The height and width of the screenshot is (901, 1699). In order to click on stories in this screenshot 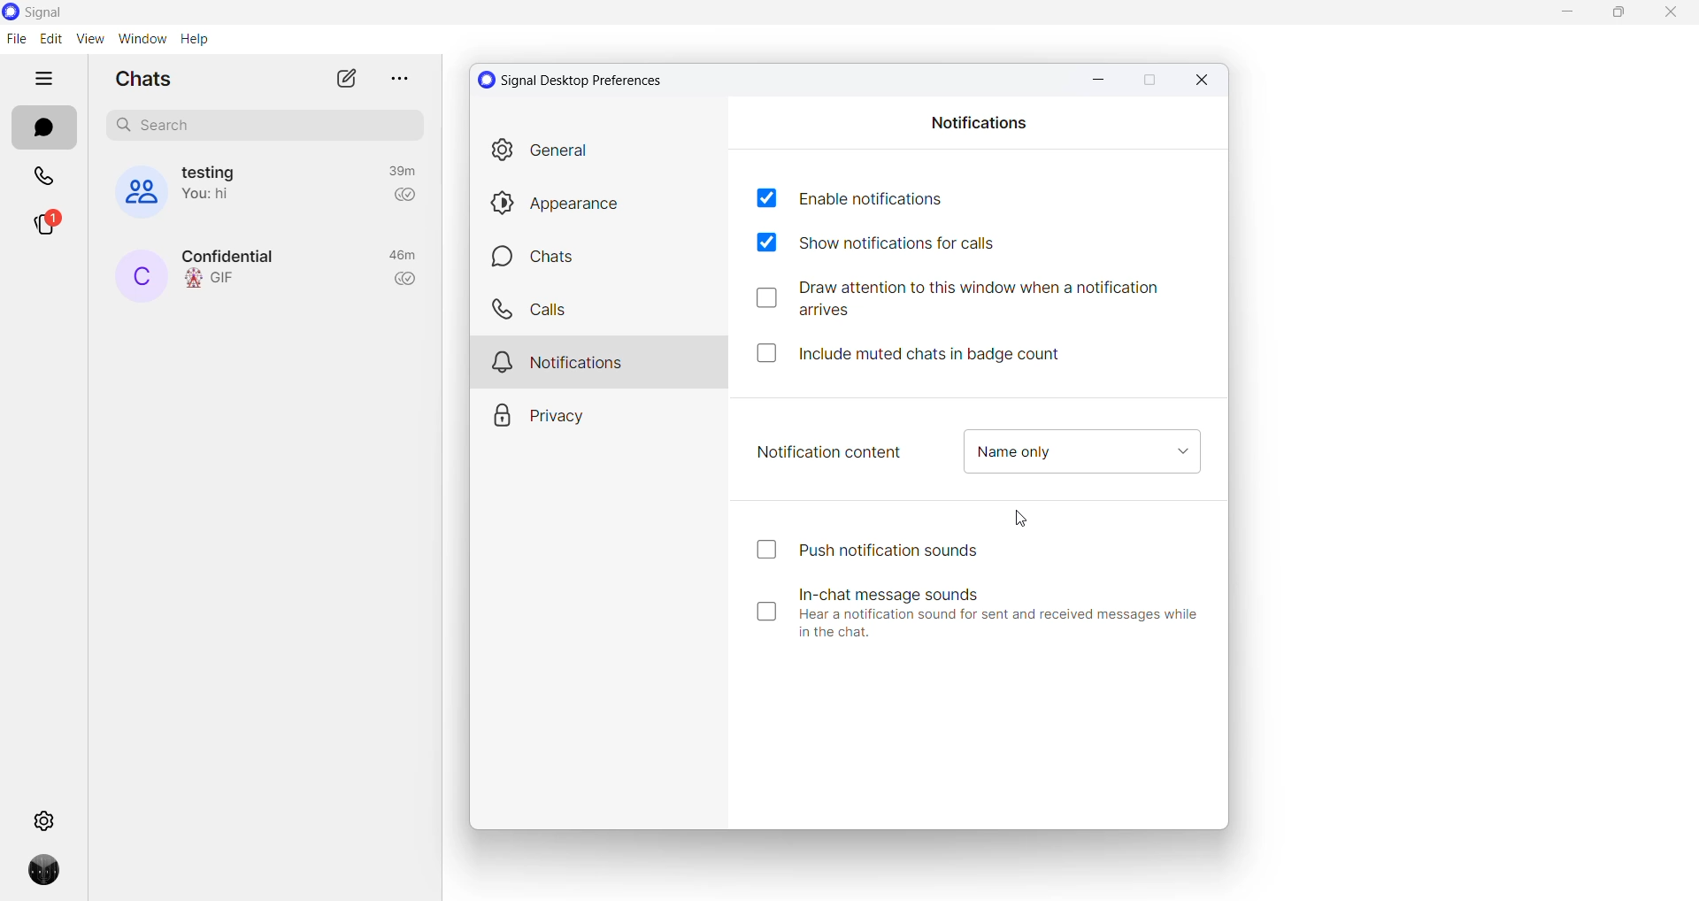, I will do `click(43, 229)`.